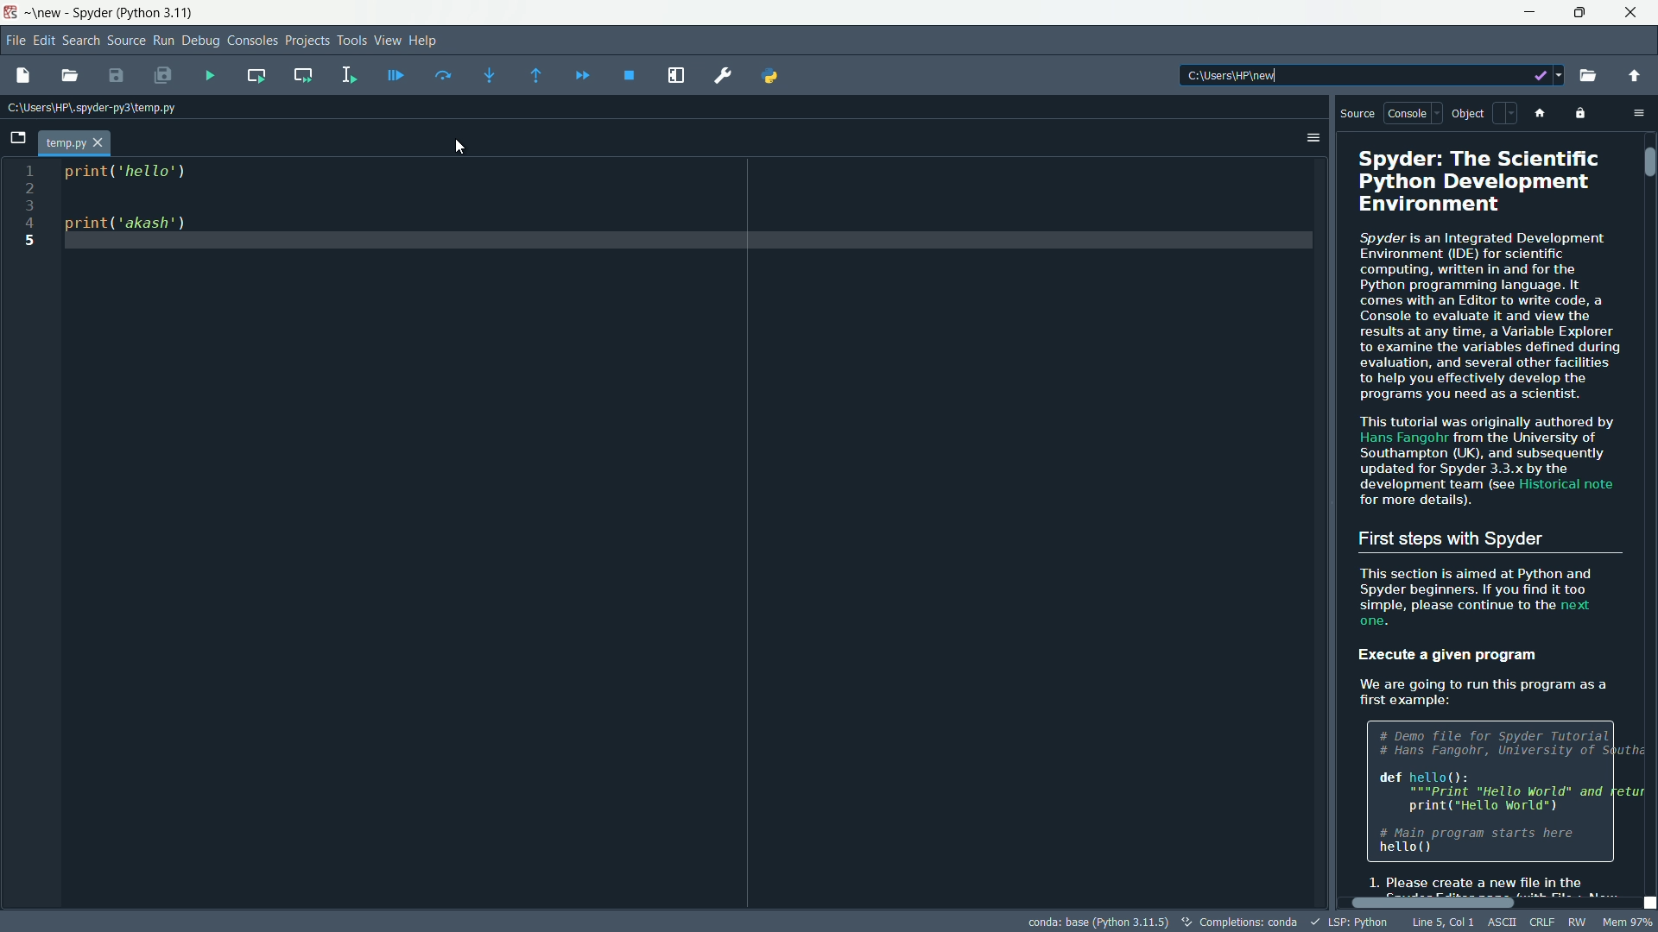 The image size is (1658, 932). I want to click on rw, so click(1579, 922).